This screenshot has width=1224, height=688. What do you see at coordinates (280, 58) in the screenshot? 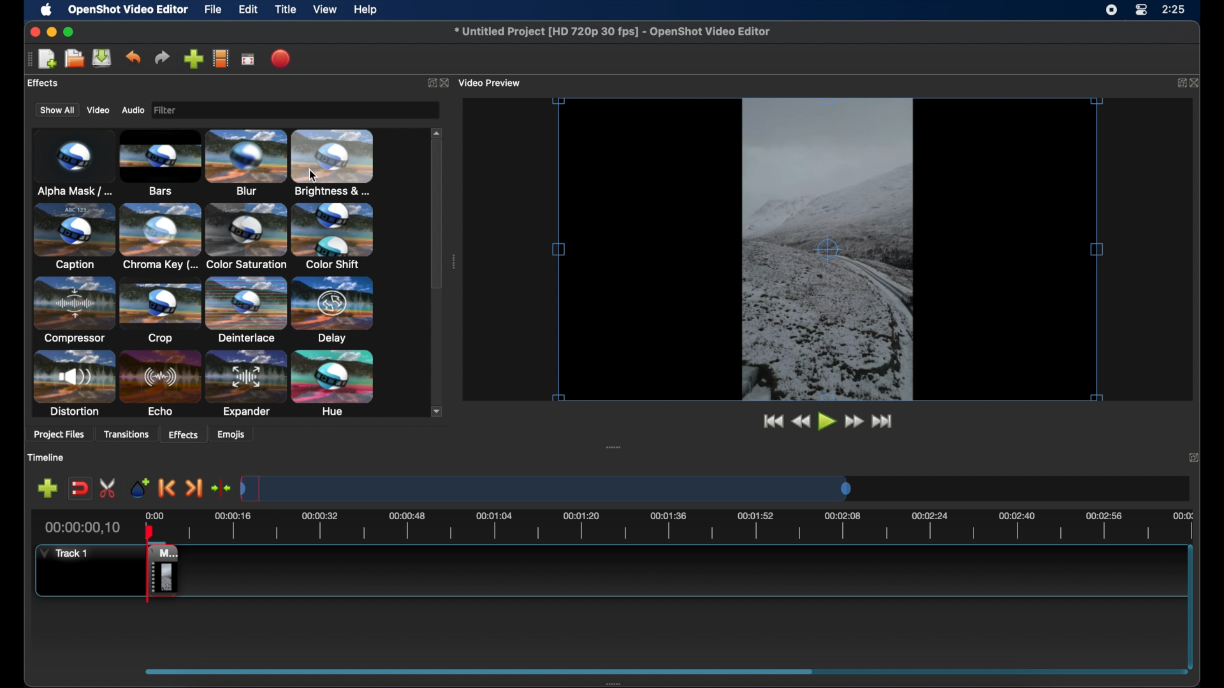
I see `export video` at bounding box center [280, 58].